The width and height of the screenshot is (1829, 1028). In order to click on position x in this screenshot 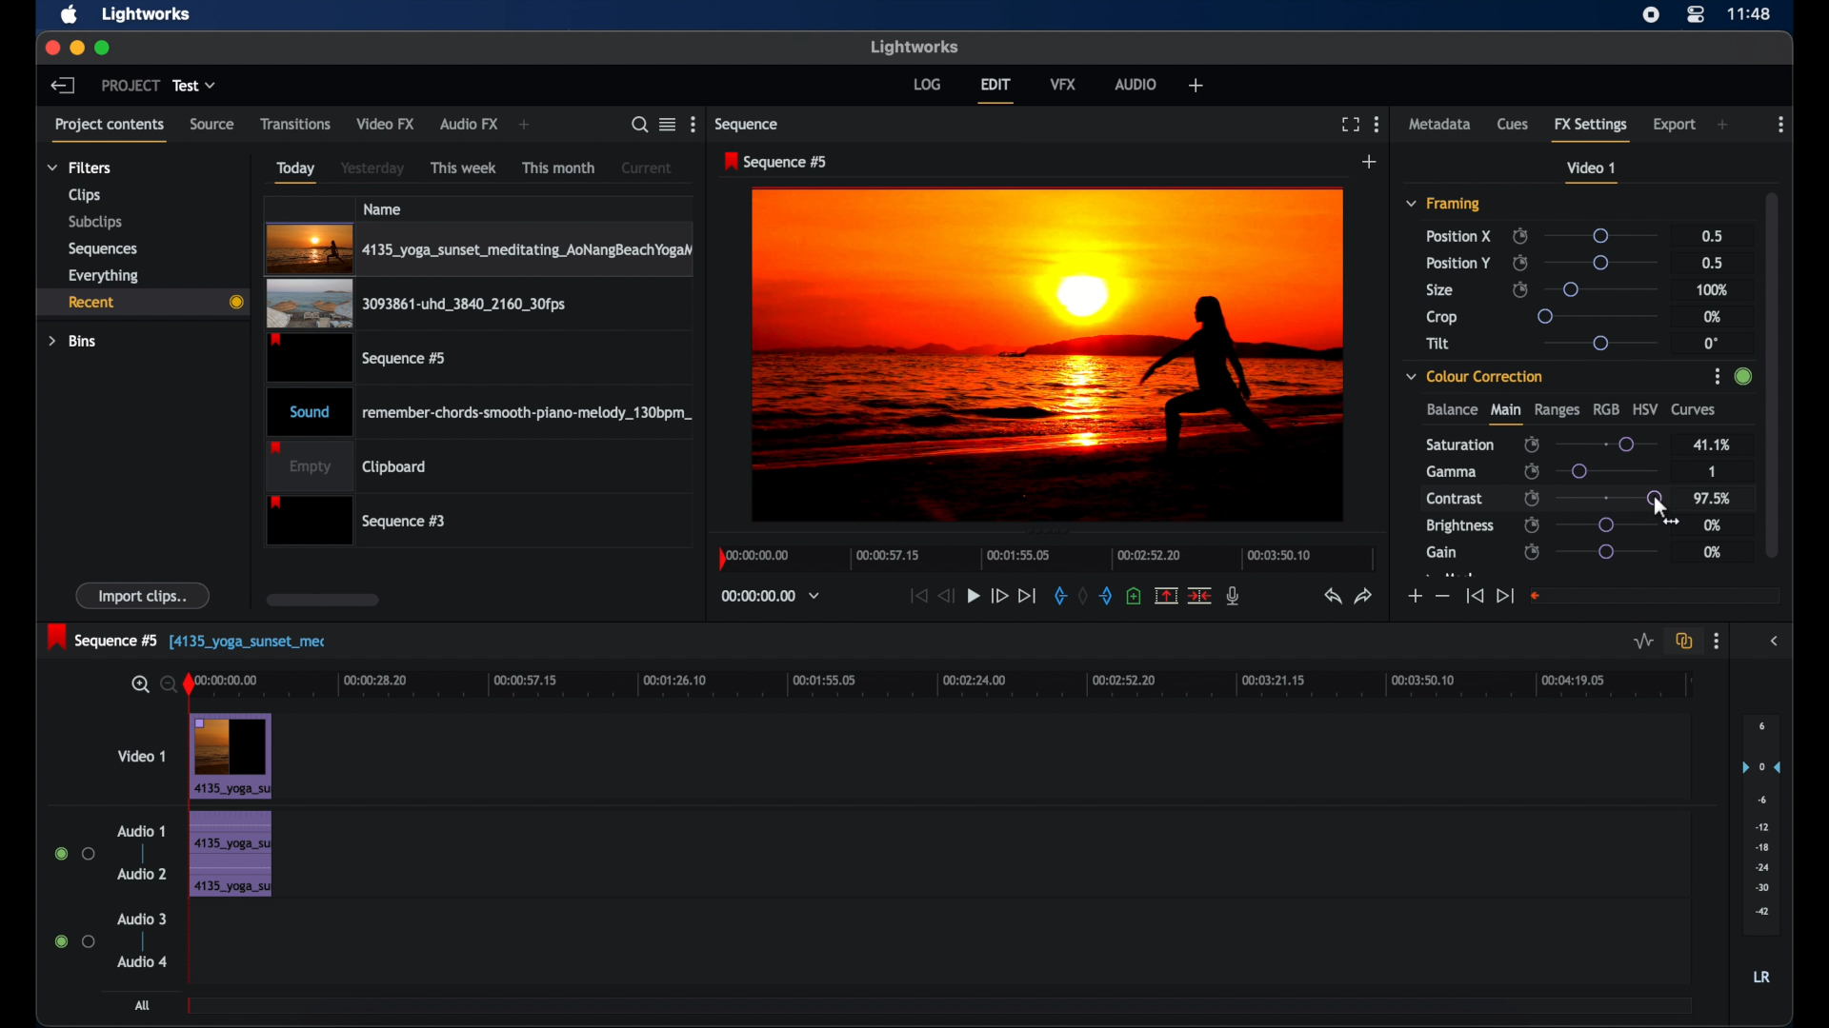, I will do `click(1458, 235)`.